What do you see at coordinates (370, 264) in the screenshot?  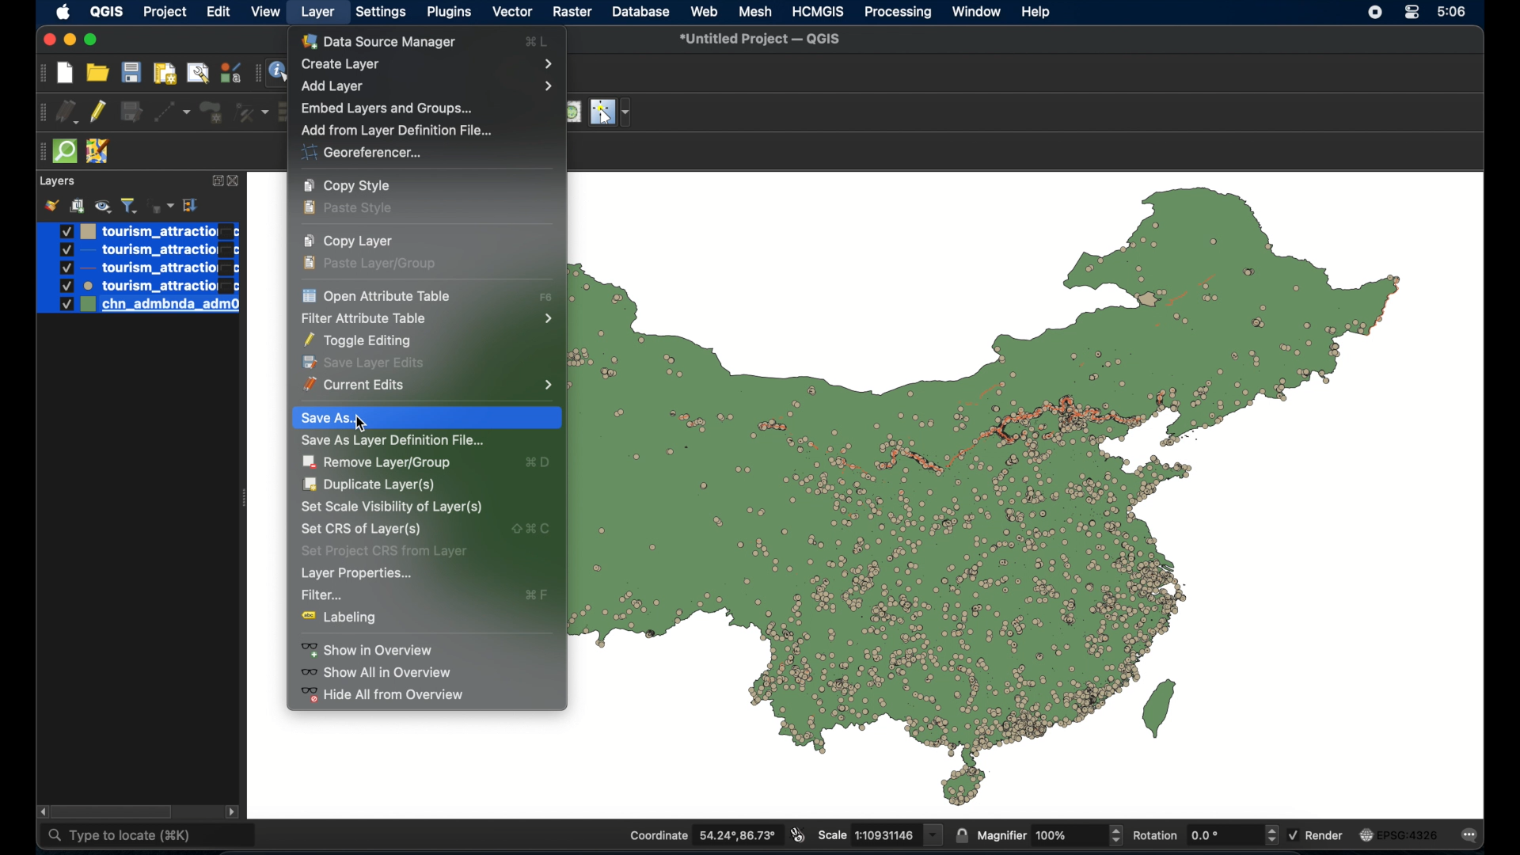 I see `paste layer/group` at bounding box center [370, 264].